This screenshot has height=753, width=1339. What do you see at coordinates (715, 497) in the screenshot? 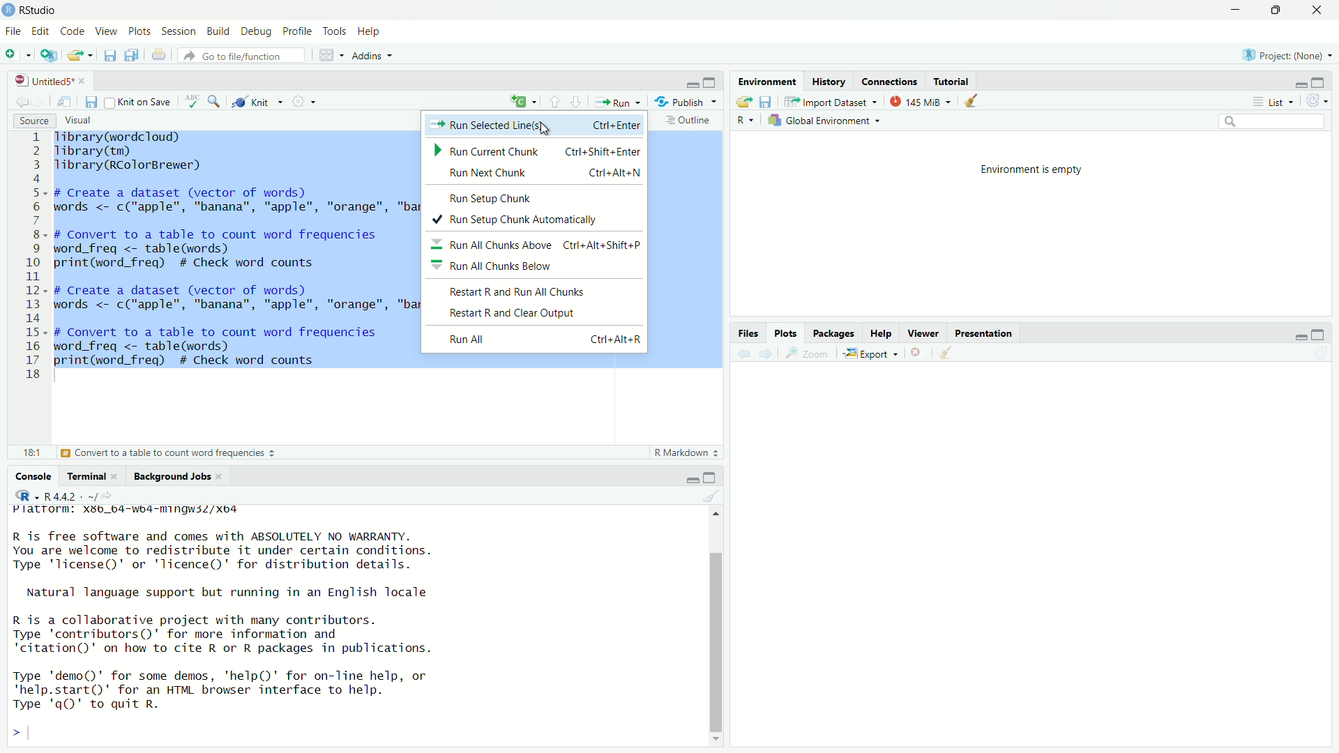
I see `Clear console` at bounding box center [715, 497].